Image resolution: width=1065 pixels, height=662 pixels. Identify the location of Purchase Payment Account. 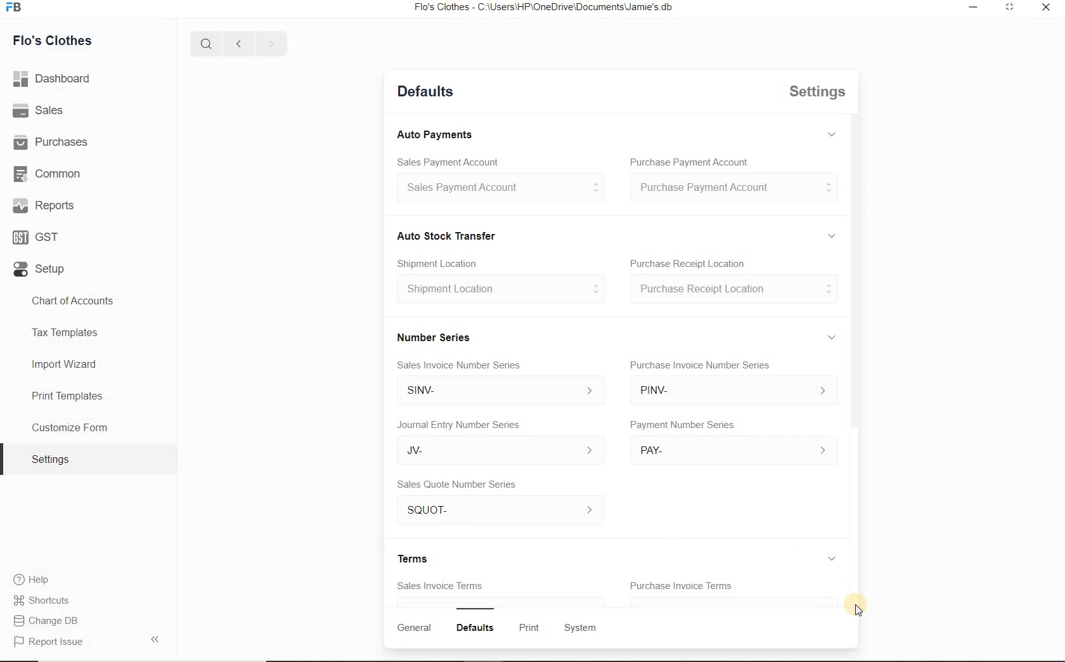
(688, 161).